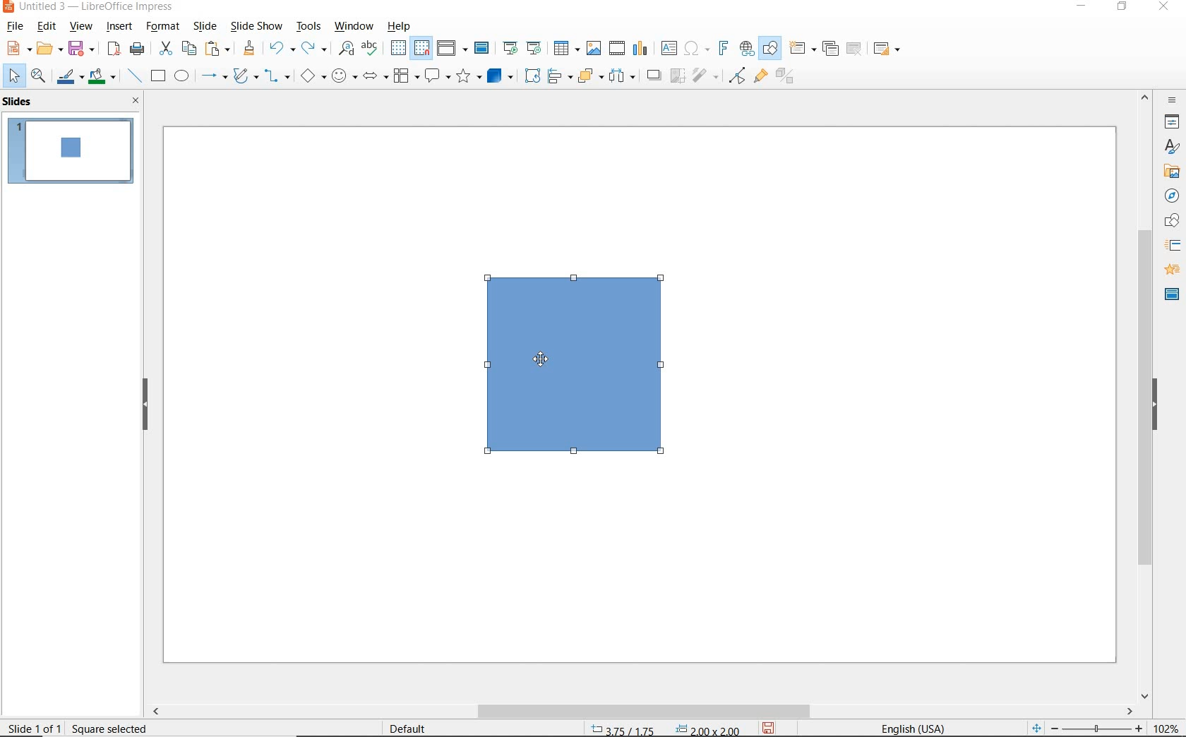 This screenshot has width=1186, height=737. Describe the element at coordinates (707, 78) in the screenshot. I see `filter` at that location.